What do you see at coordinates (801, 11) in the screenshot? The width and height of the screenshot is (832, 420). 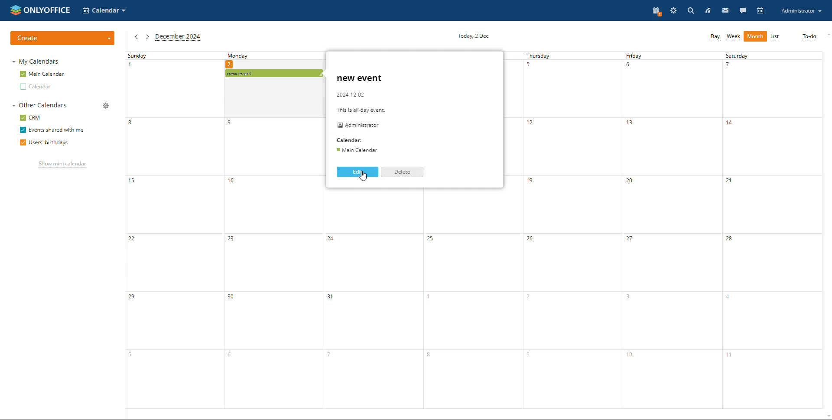 I see `account` at bounding box center [801, 11].